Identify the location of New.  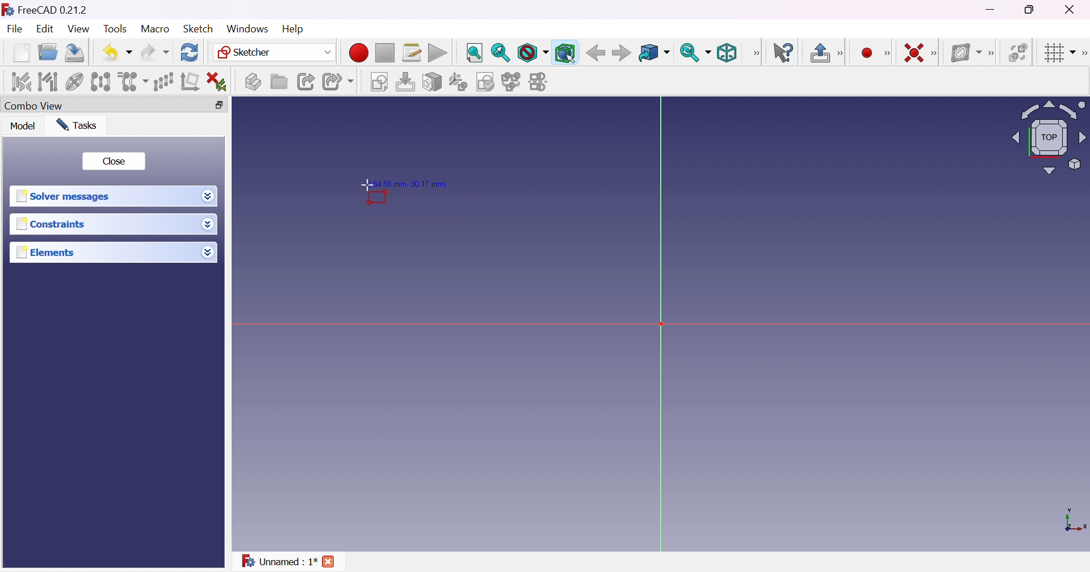
(21, 53).